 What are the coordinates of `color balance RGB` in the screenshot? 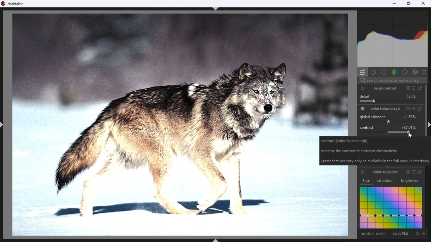 It's located at (385, 109).